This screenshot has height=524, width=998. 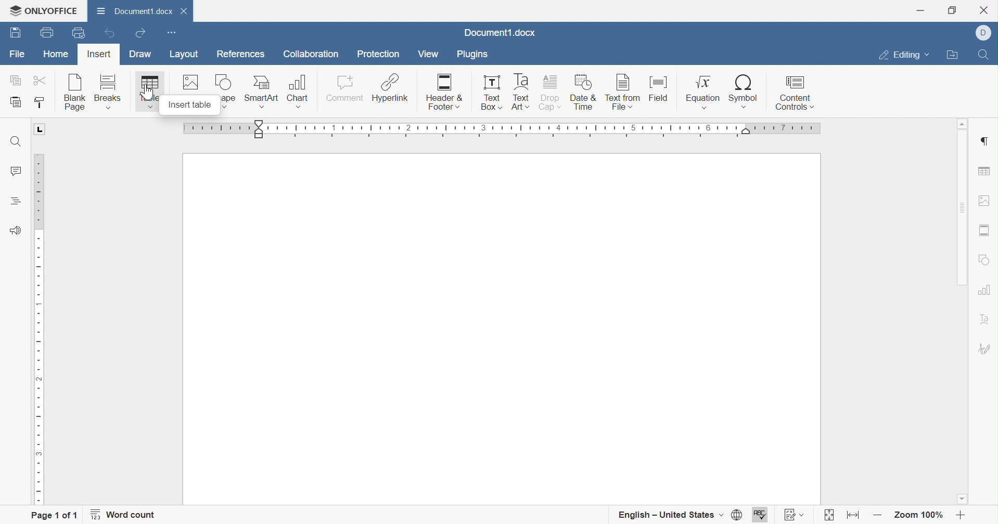 I want to click on Hyperlink, so click(x=391, y=89).